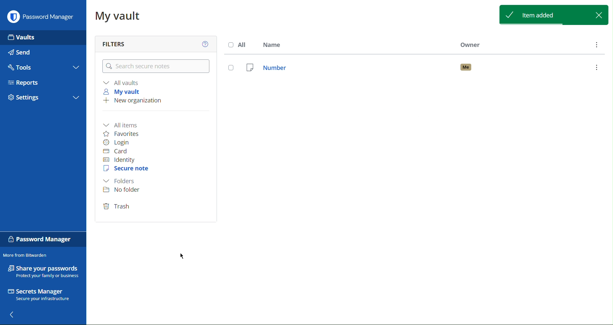  I want to click on All items, so click(123, 124).